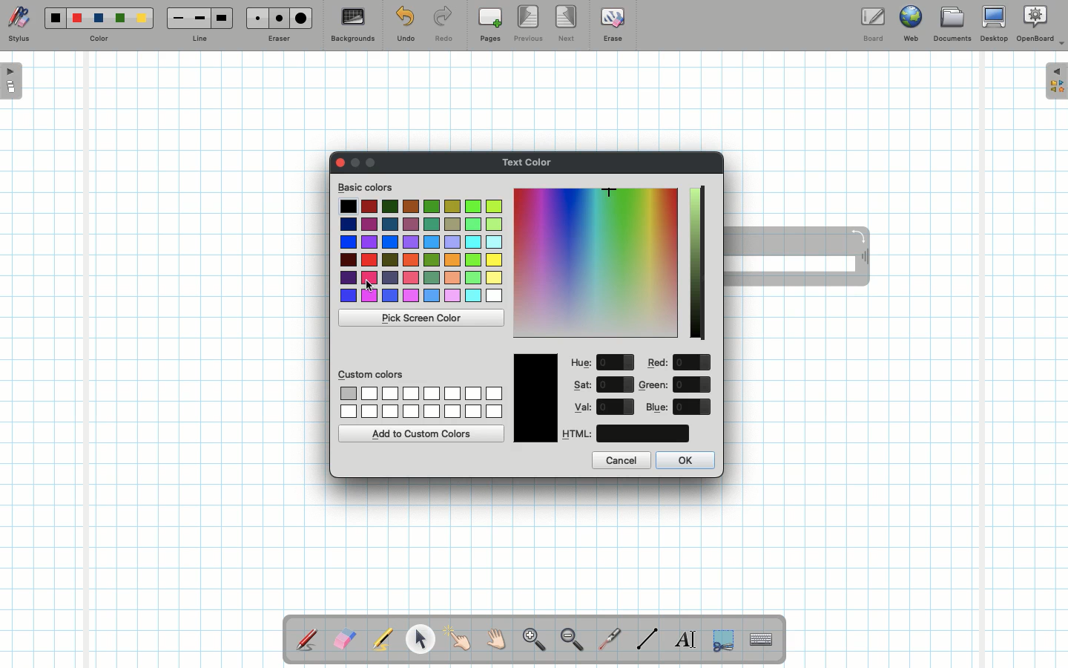 The width and height of the screenshot is (1068, 668). I want to click on Erase, so click(612, 24).